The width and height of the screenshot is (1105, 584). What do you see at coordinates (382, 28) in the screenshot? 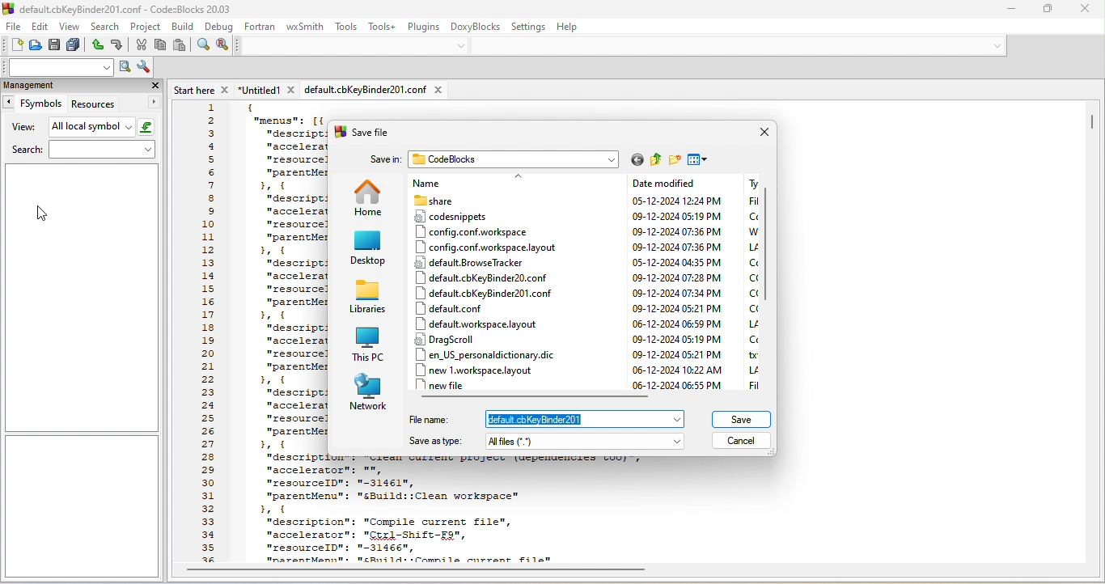
I see `tools+` at bounding box center [382, 28].